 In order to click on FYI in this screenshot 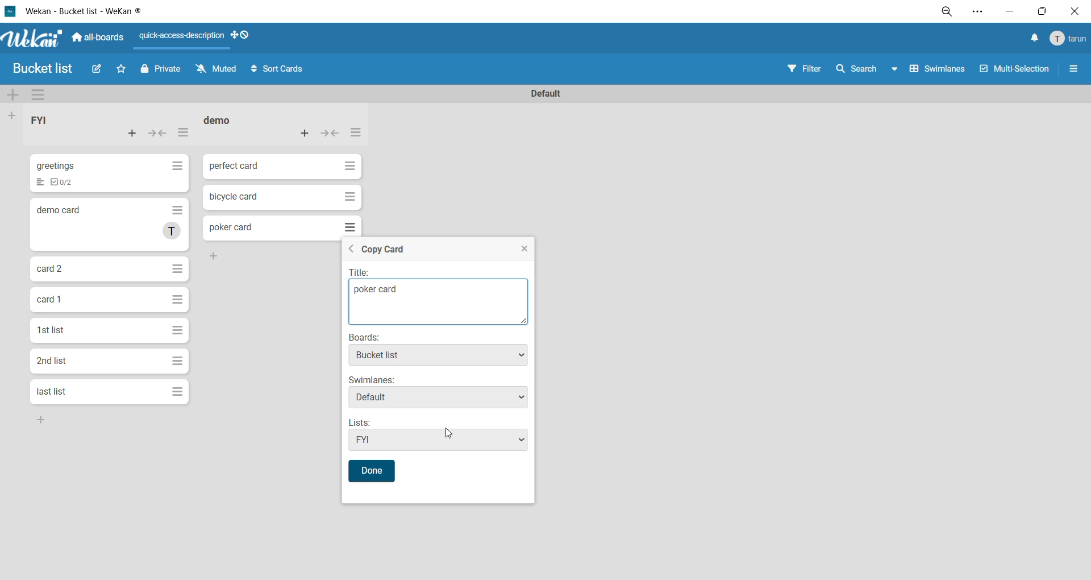, I will do `click(436, 440)`.